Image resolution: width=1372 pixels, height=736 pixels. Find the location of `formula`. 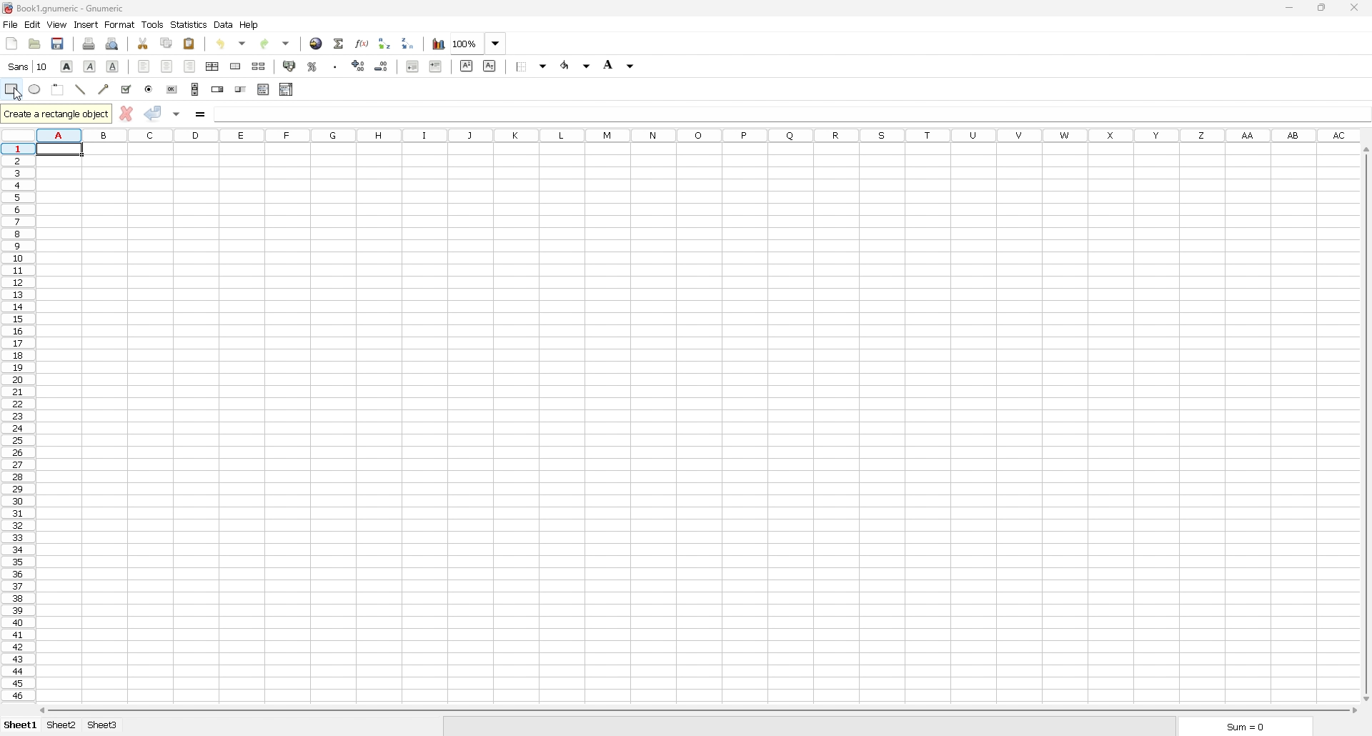

formula is located at coordinates (202, 114).